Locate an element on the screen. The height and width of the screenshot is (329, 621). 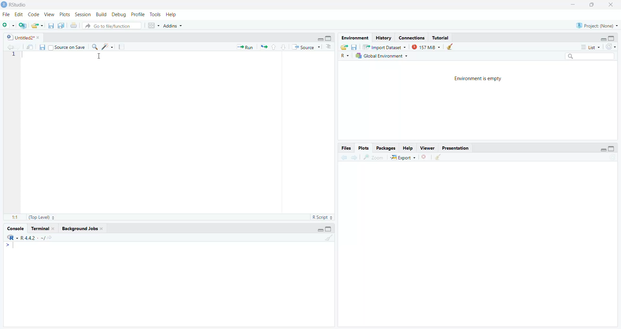
compile report is located at coordinates (122, 46).